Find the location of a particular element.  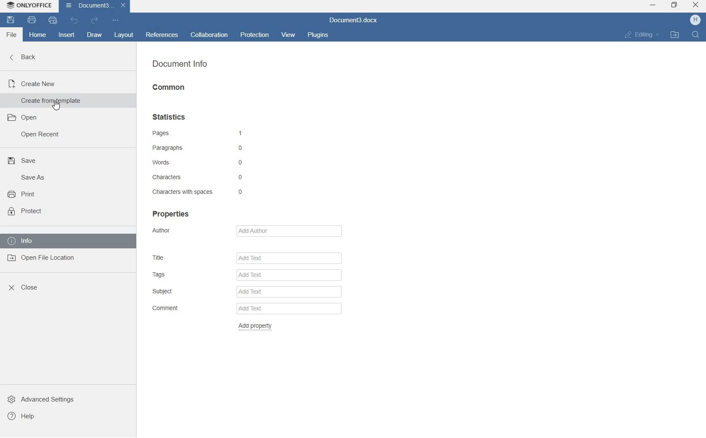

open recent is located at coordinates (42, 136).